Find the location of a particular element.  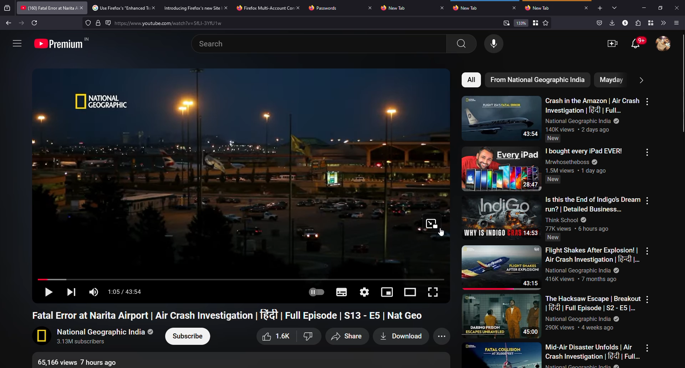

more is located at coordinates (443, 337).